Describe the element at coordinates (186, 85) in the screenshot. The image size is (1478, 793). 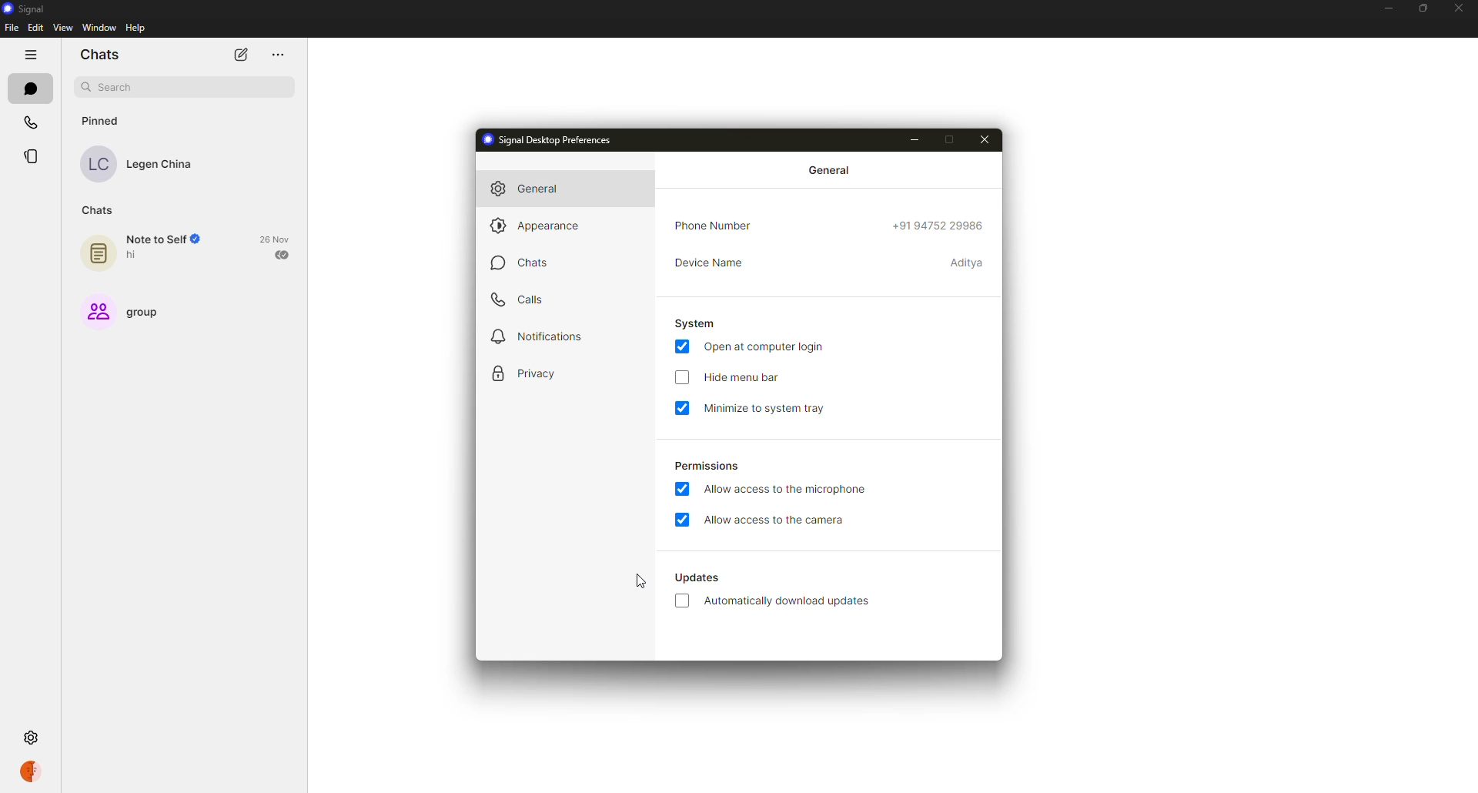
I see `search` at that location.